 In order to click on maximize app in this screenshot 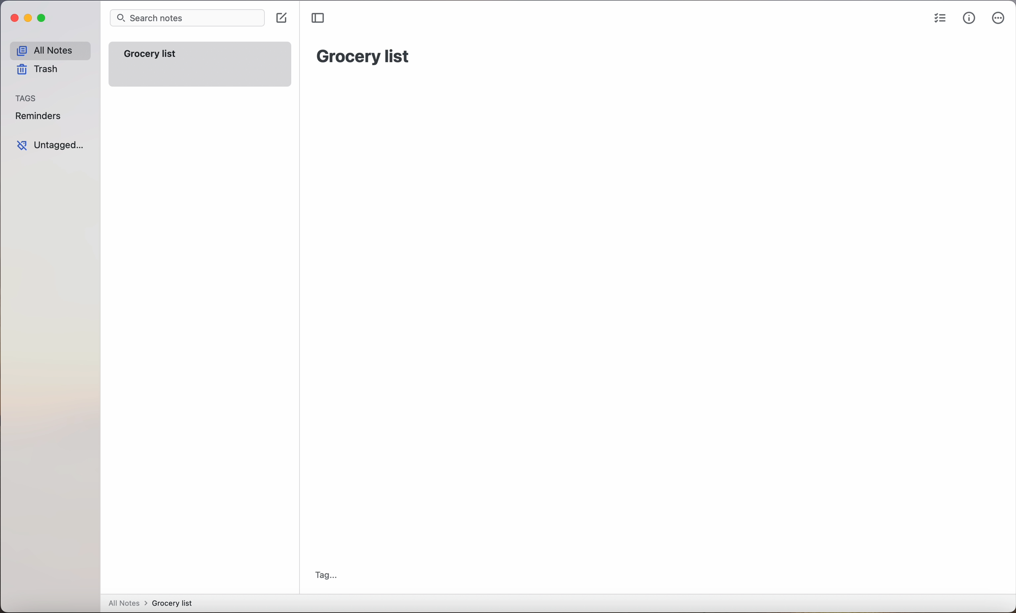, I will do `click(44, 19)`.